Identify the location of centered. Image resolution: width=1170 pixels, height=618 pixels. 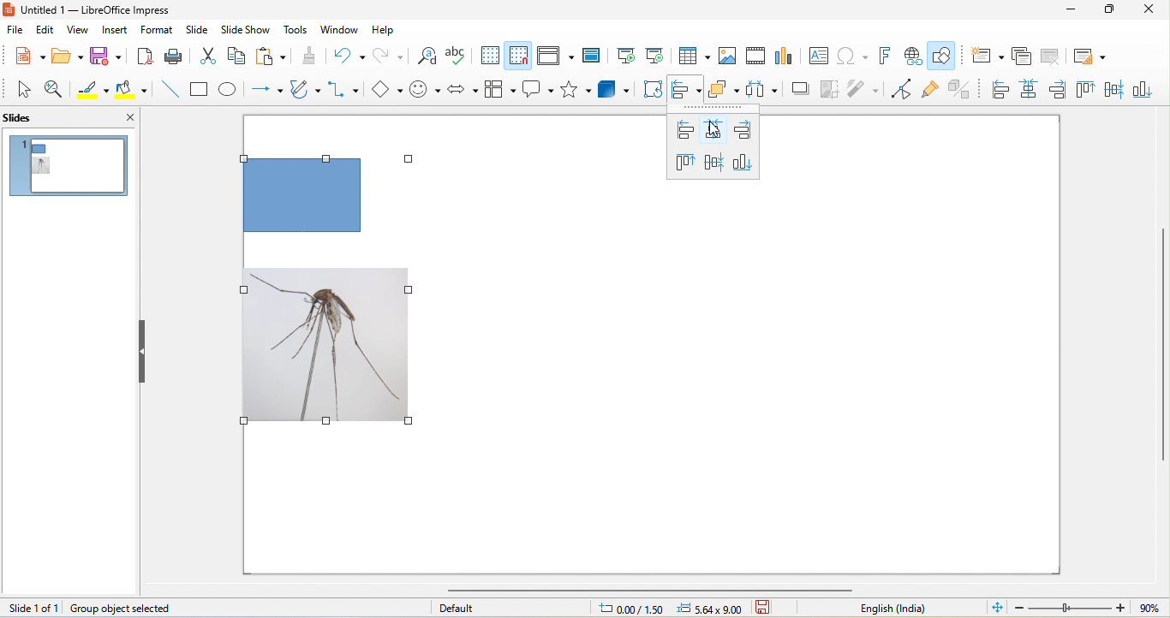
(714, 129).